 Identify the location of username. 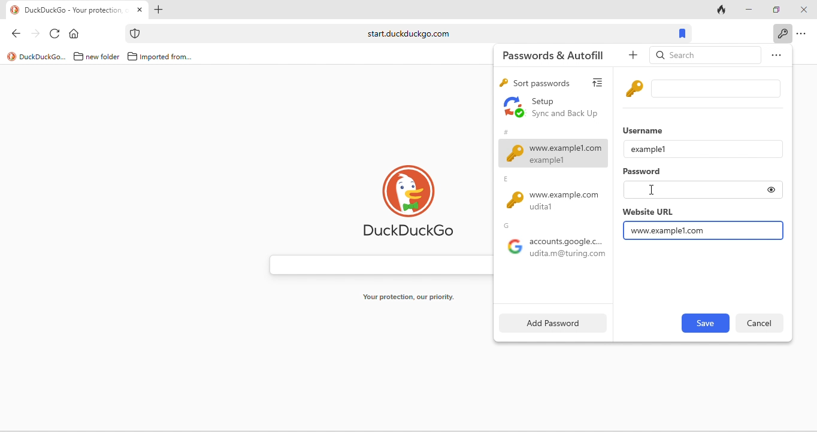
(646, 129).